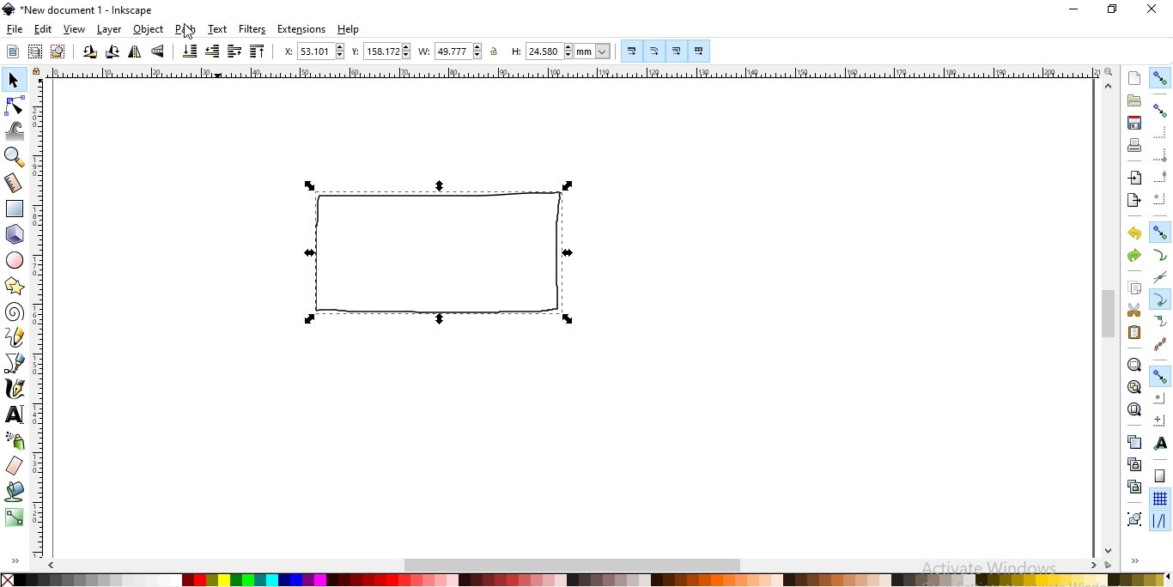 This screenshot has height=587, width=1173. What do you see at coordinates (1133, 464) in the screenshot?
I see `create a clone` at bounding box center [1133, 464].